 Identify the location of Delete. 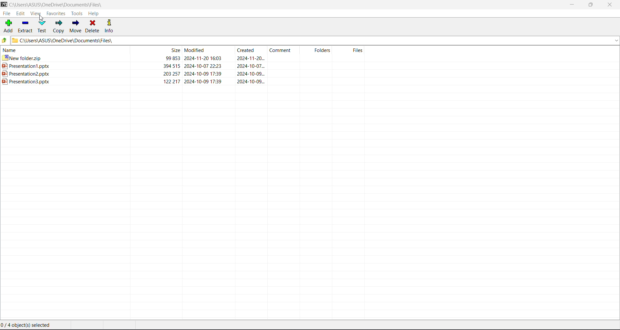
(93, 26).